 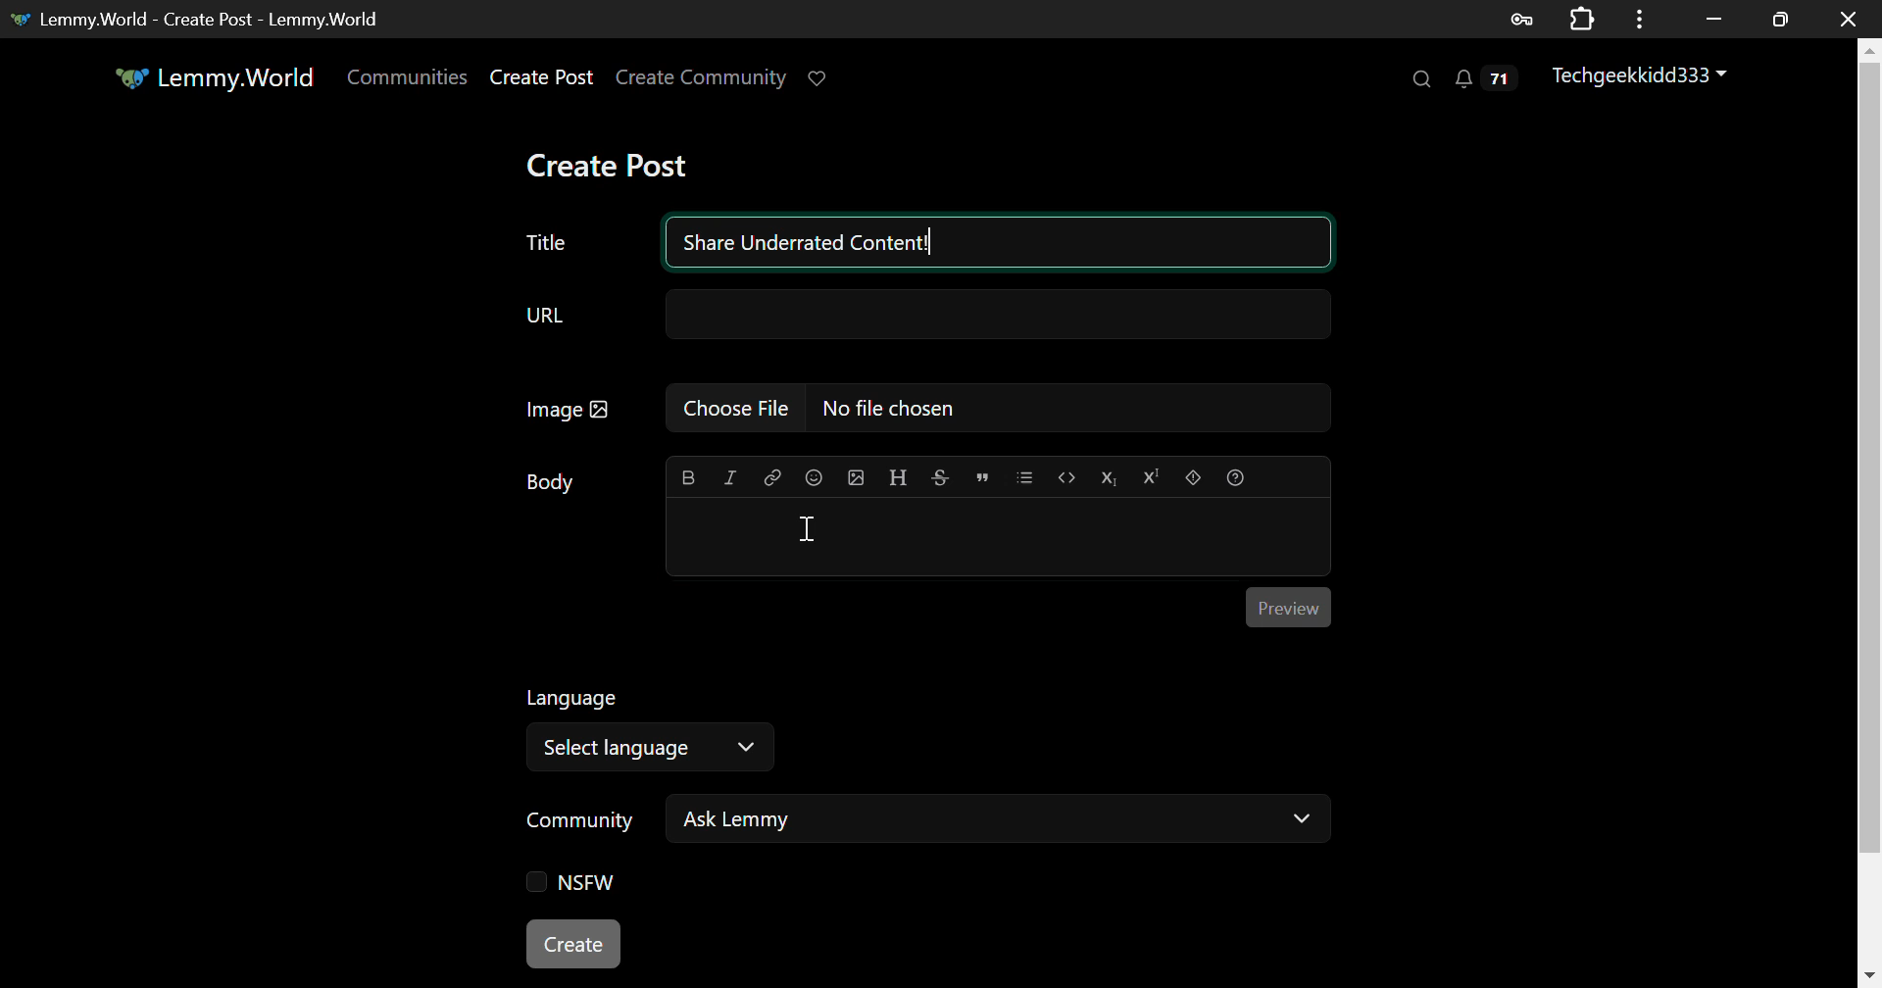 What do you see at coordinates (574, 941) in the screenshot?
I see `Create Post` at bounding box center [574, 941].